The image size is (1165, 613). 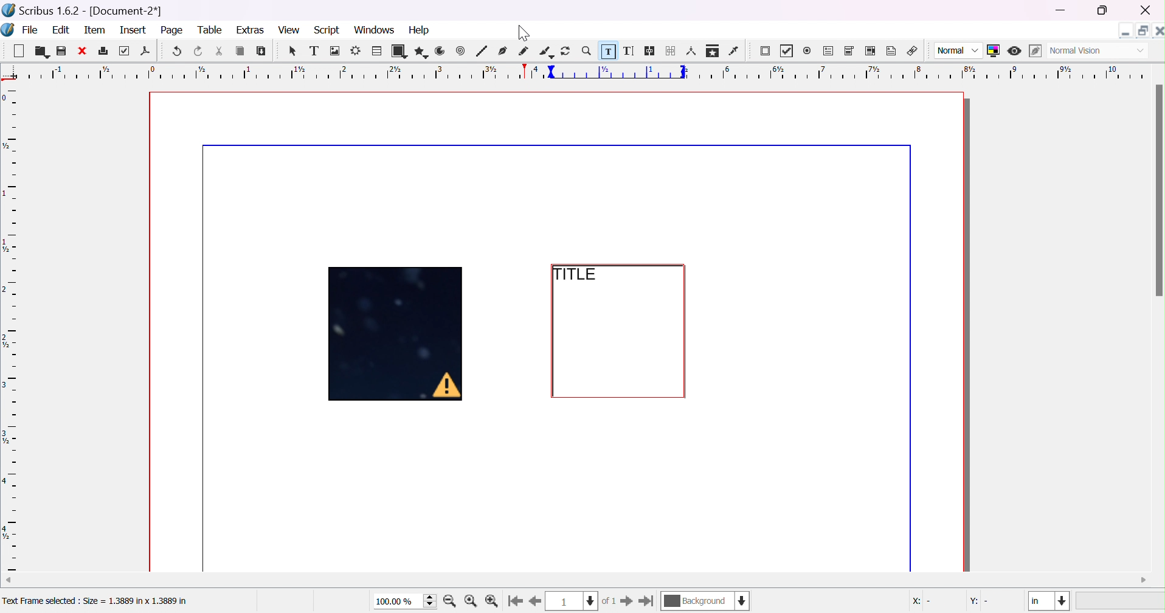 What do you see at coordinates (62, 51) in the screenshot?
I see `save` at bounding box center [62, 51].